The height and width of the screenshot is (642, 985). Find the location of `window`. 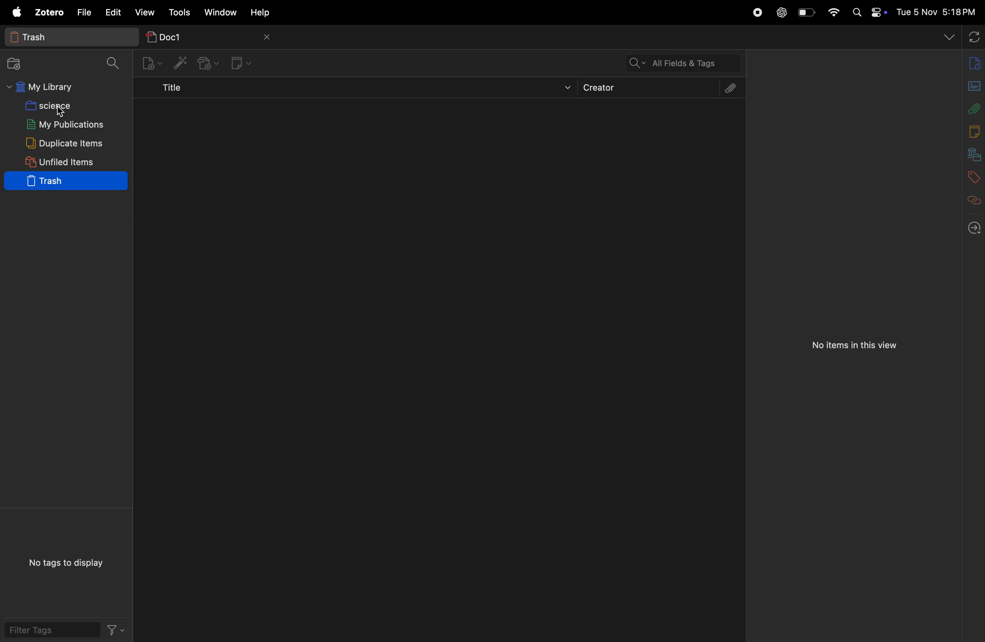

window is located at coordinates (223, 13).